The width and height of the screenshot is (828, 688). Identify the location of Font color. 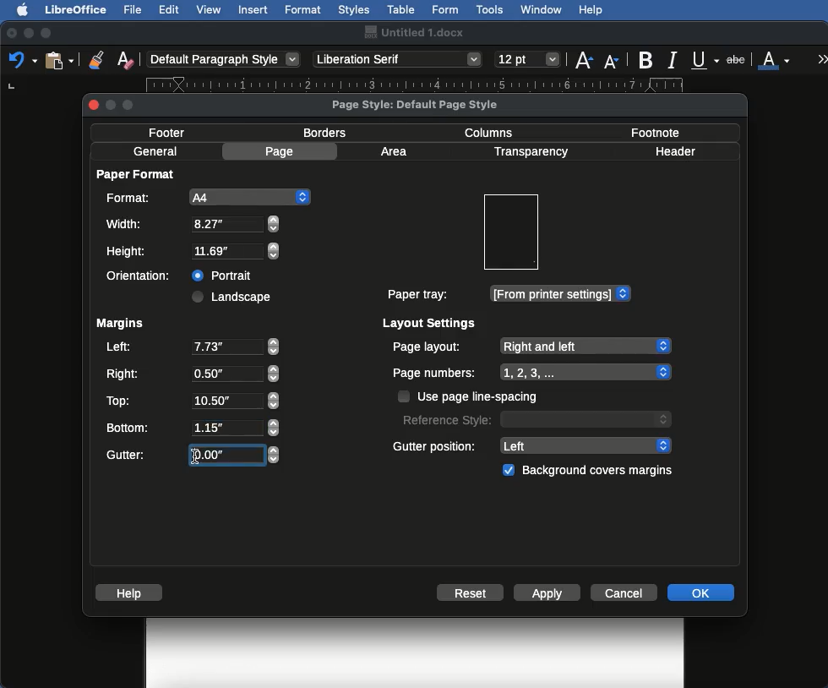
(775, 58).